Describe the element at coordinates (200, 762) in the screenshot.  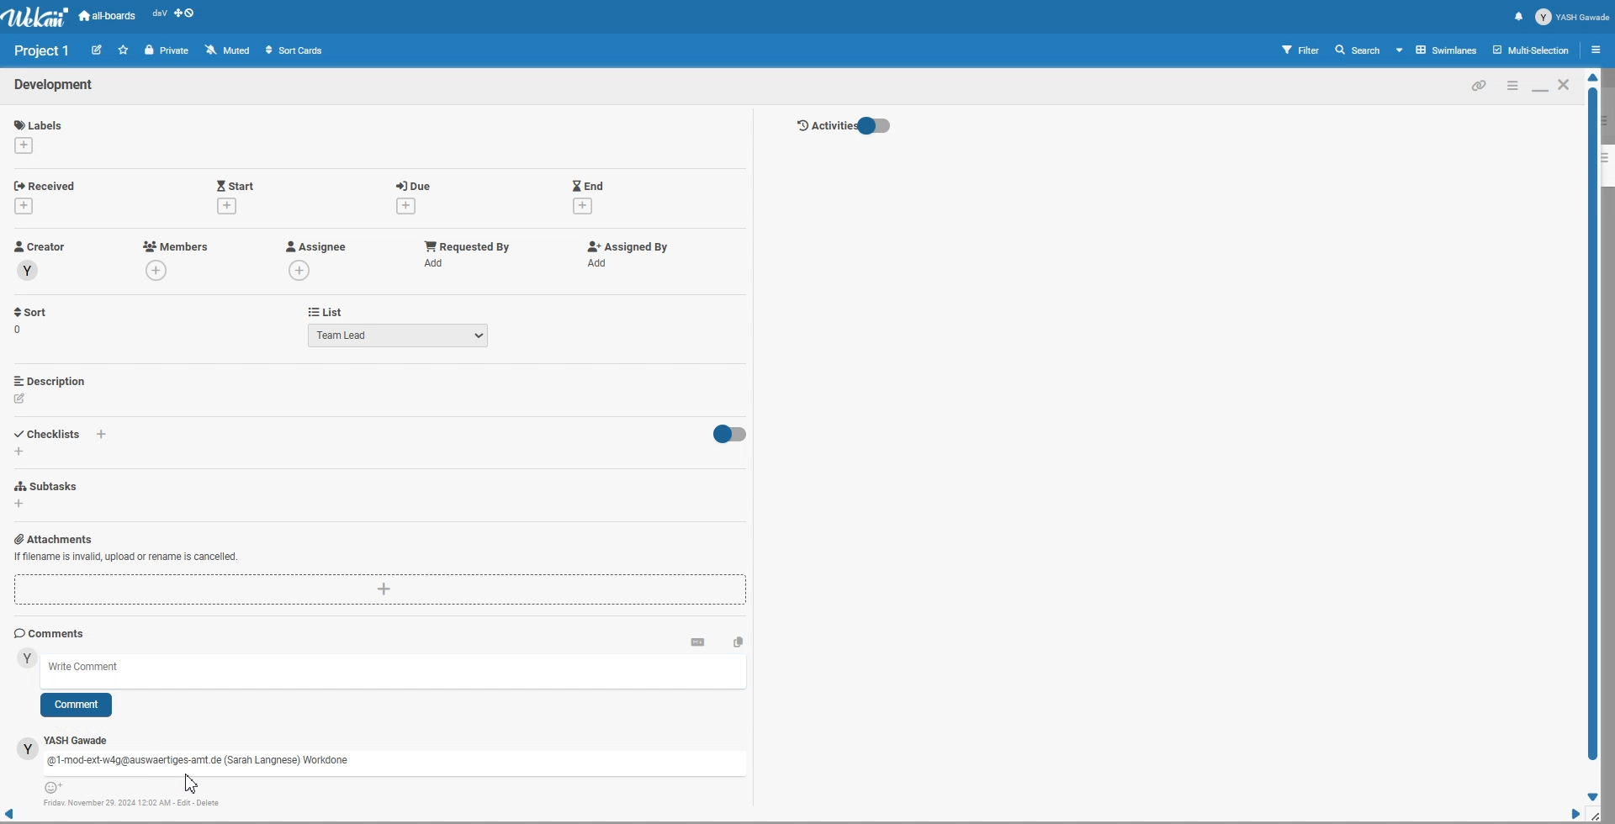
I see `text` at that location.